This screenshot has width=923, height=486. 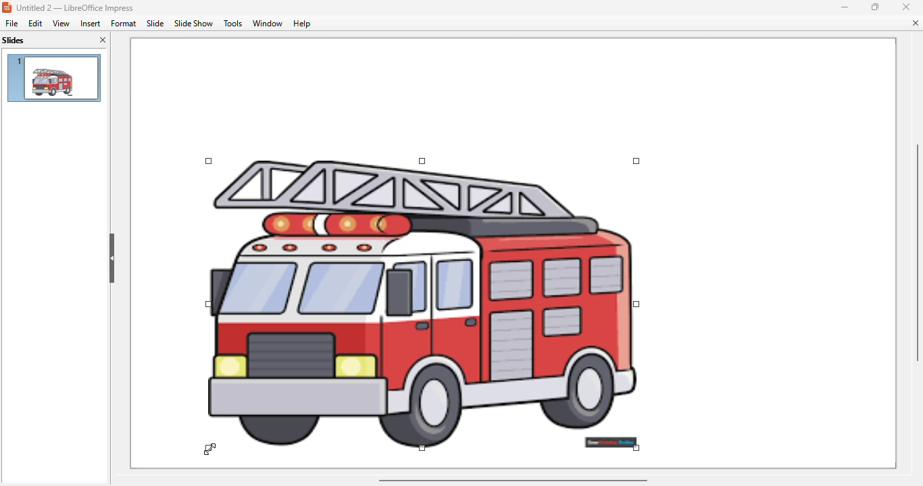 I want to click on maximize, so click(x=876, y=6).